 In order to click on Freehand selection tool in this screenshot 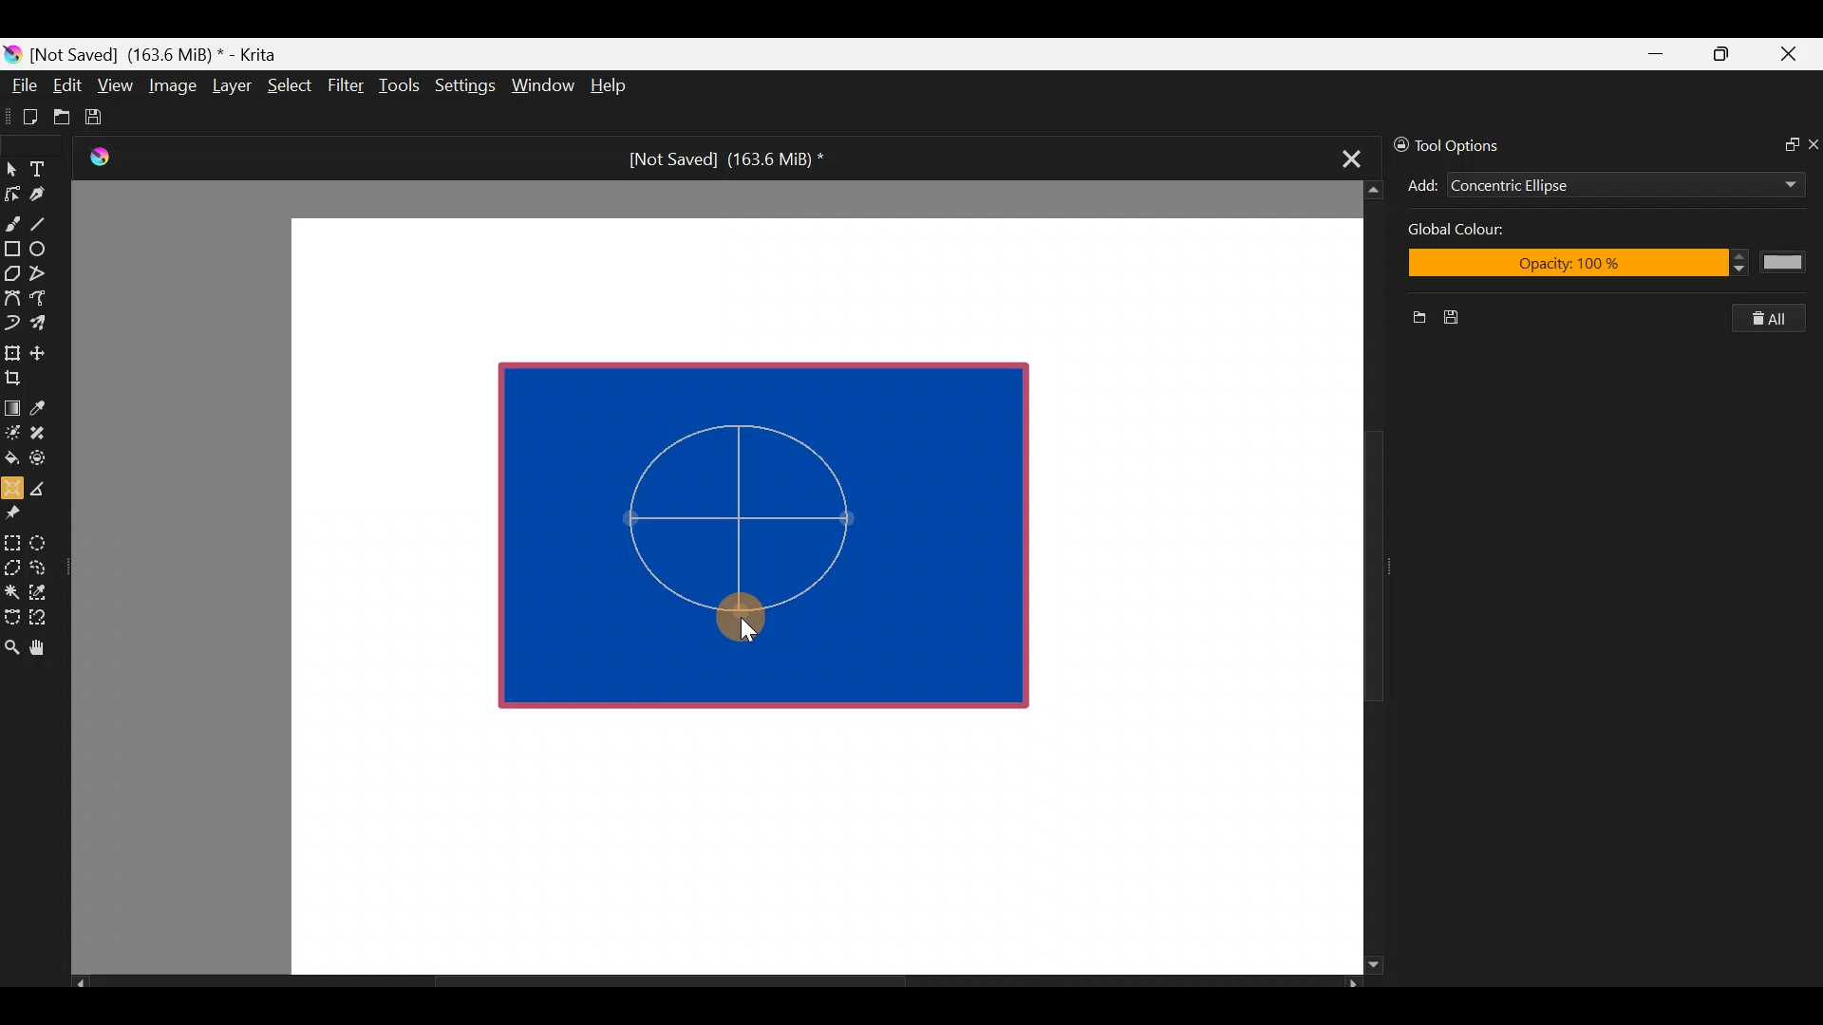, I will do `click(42, 566)`.